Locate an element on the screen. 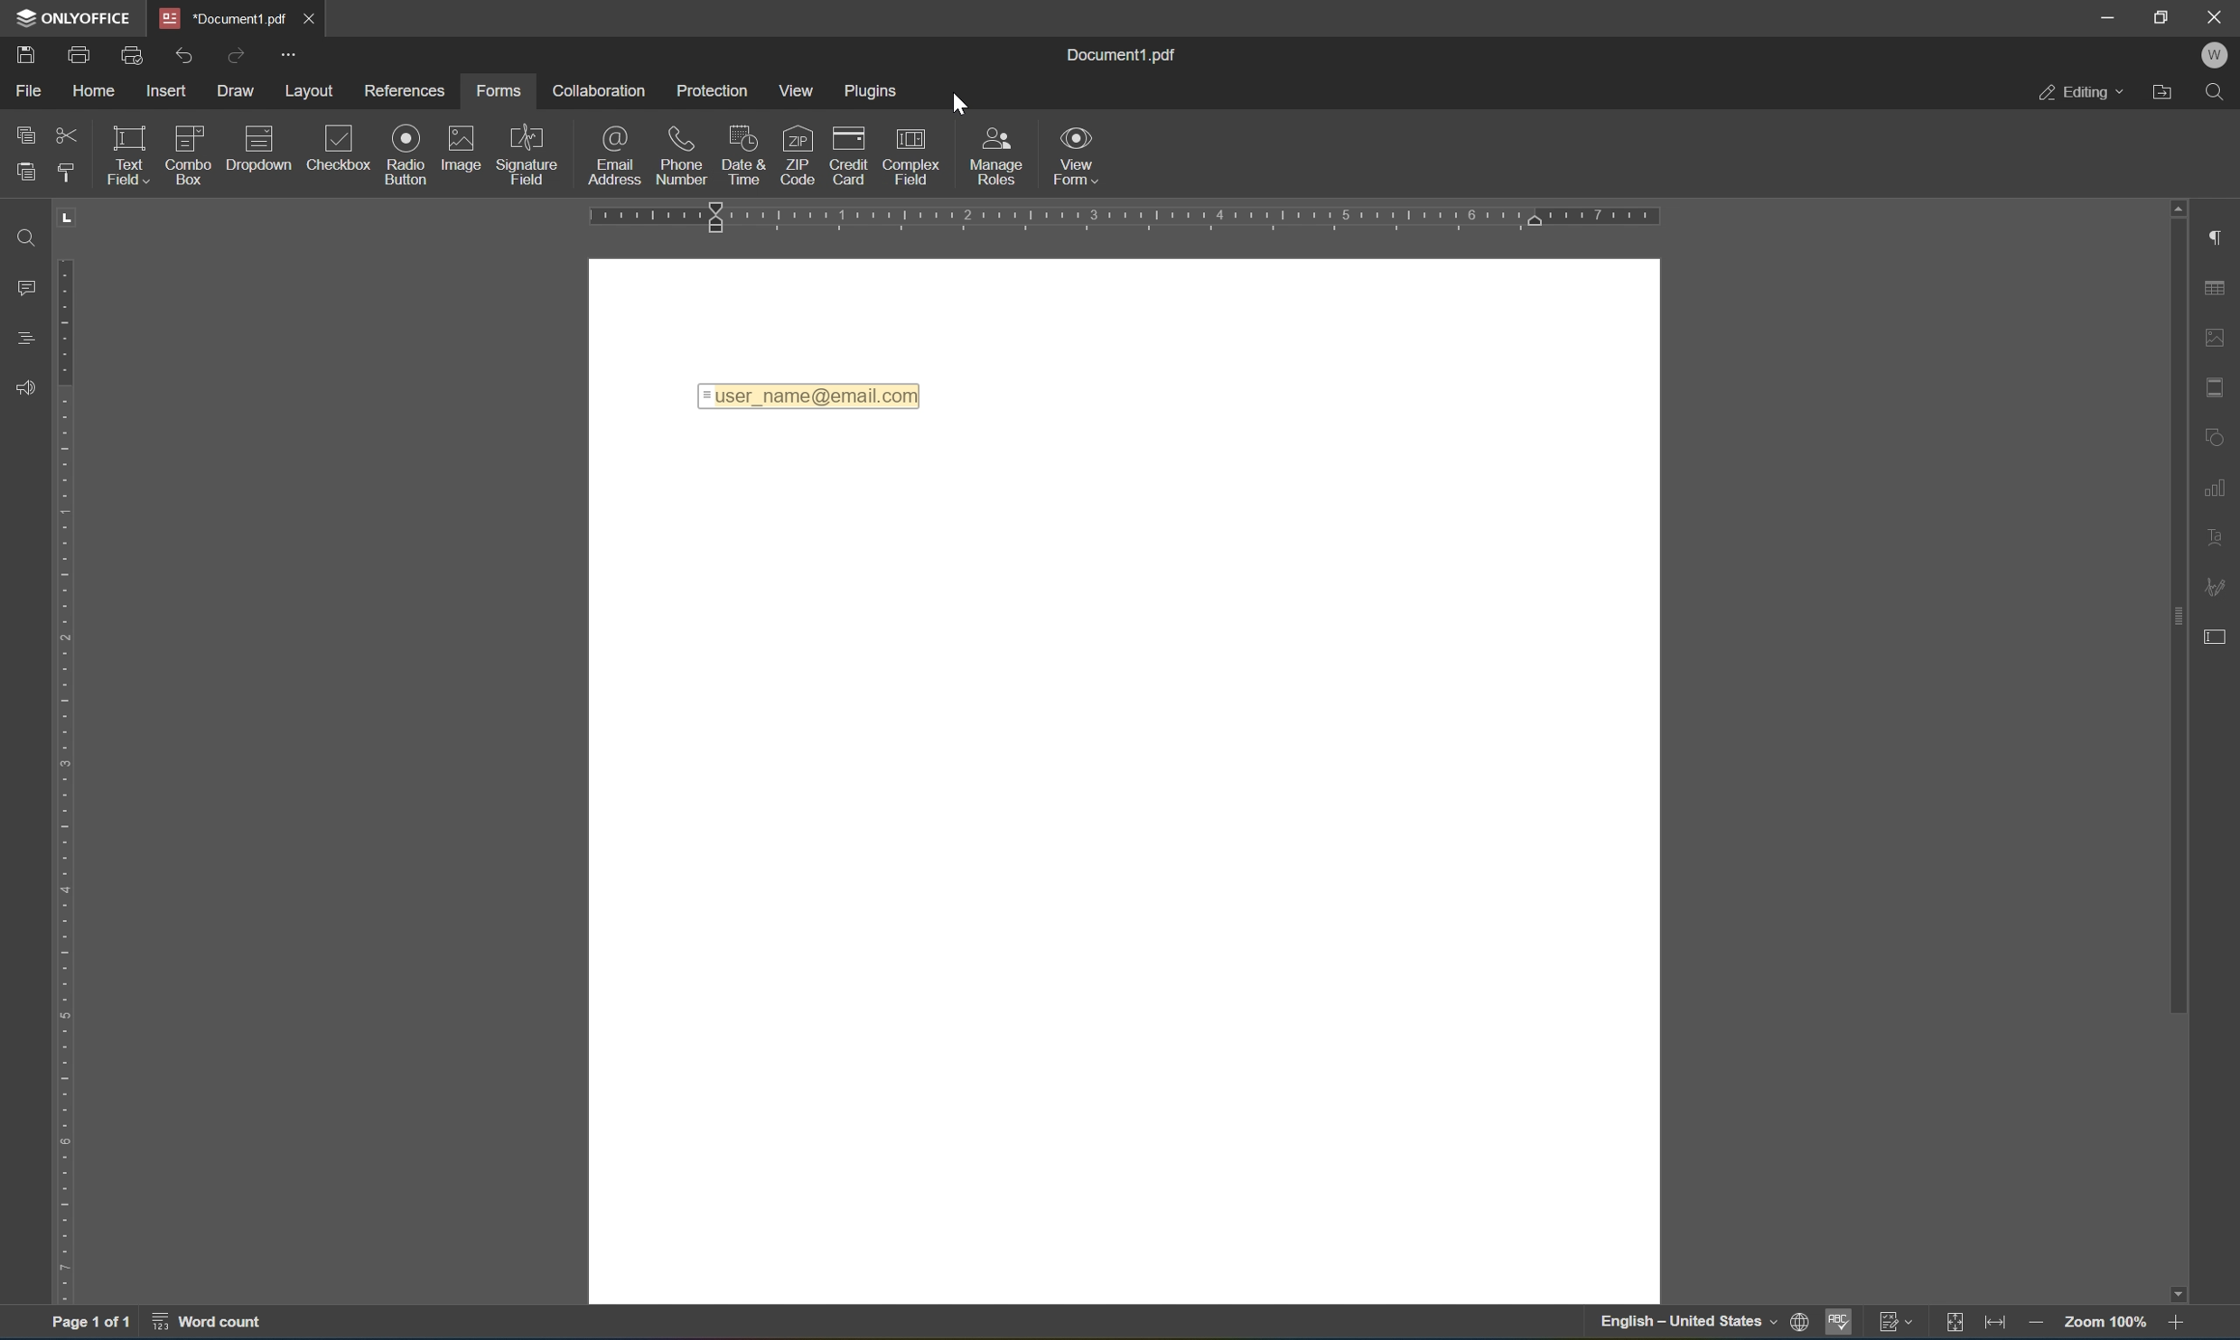  date & time is located at coordinates (742, 139).